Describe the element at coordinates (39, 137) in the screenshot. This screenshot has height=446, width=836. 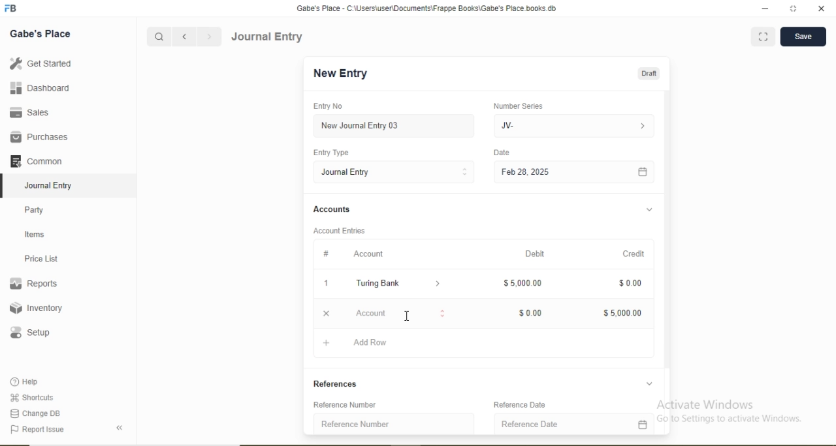
I see `Purchases` at that location.